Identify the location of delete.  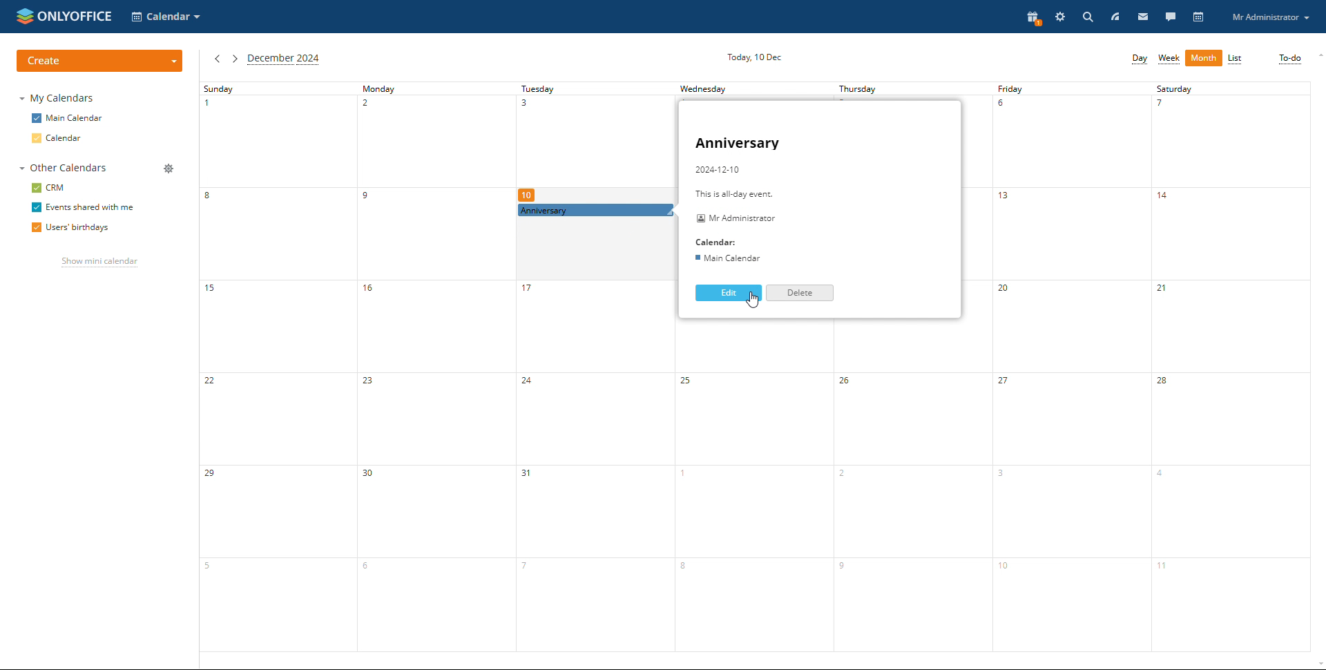
(800, 293).